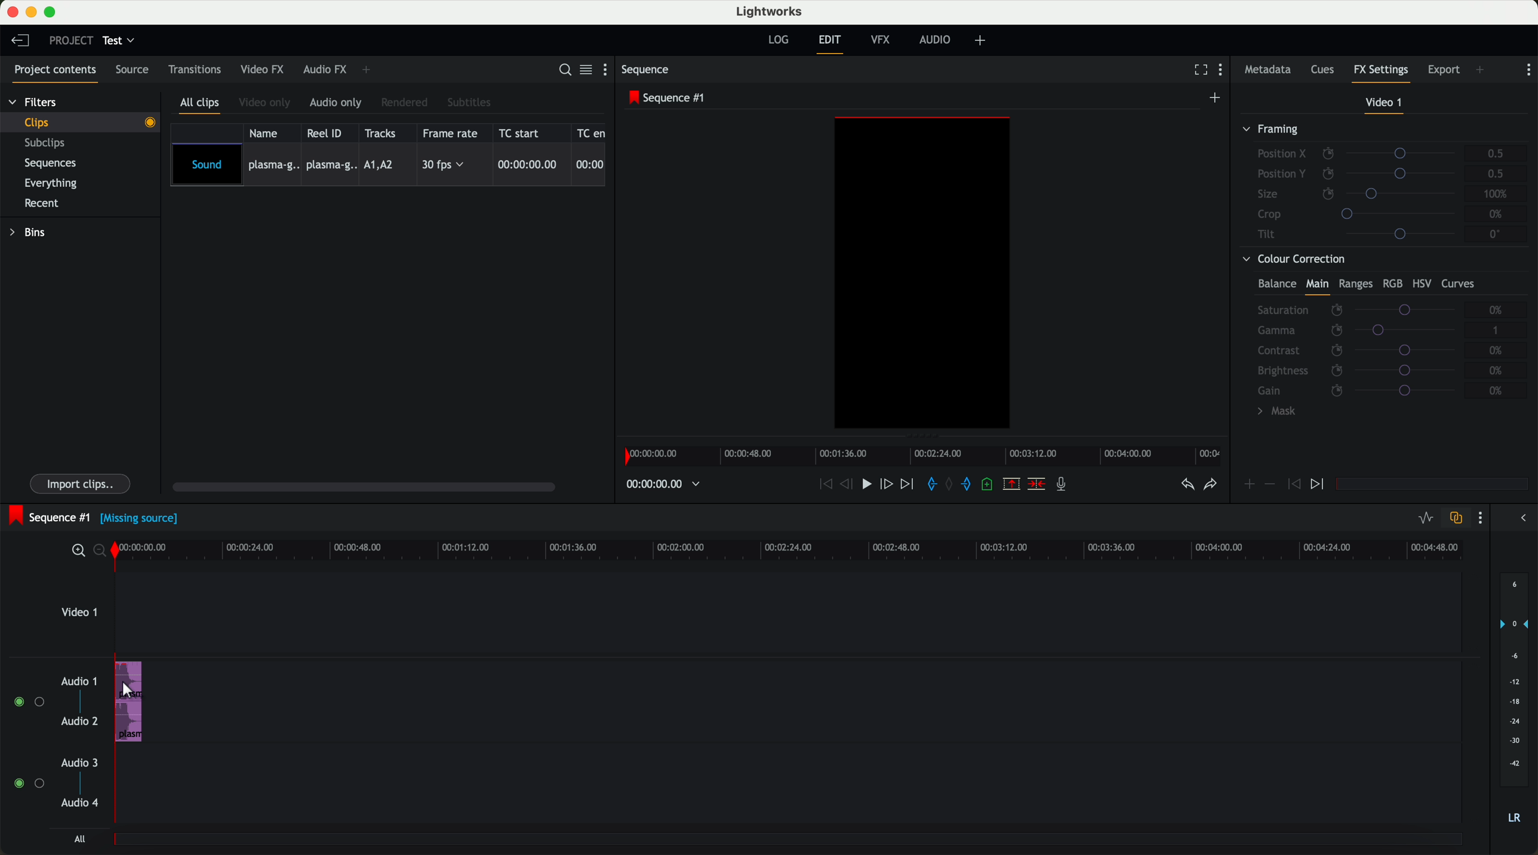 This screenshot has width=1538, height=855. Describe the element at coordinates (40, 202) in the screenshot. I see `recent` at that location.